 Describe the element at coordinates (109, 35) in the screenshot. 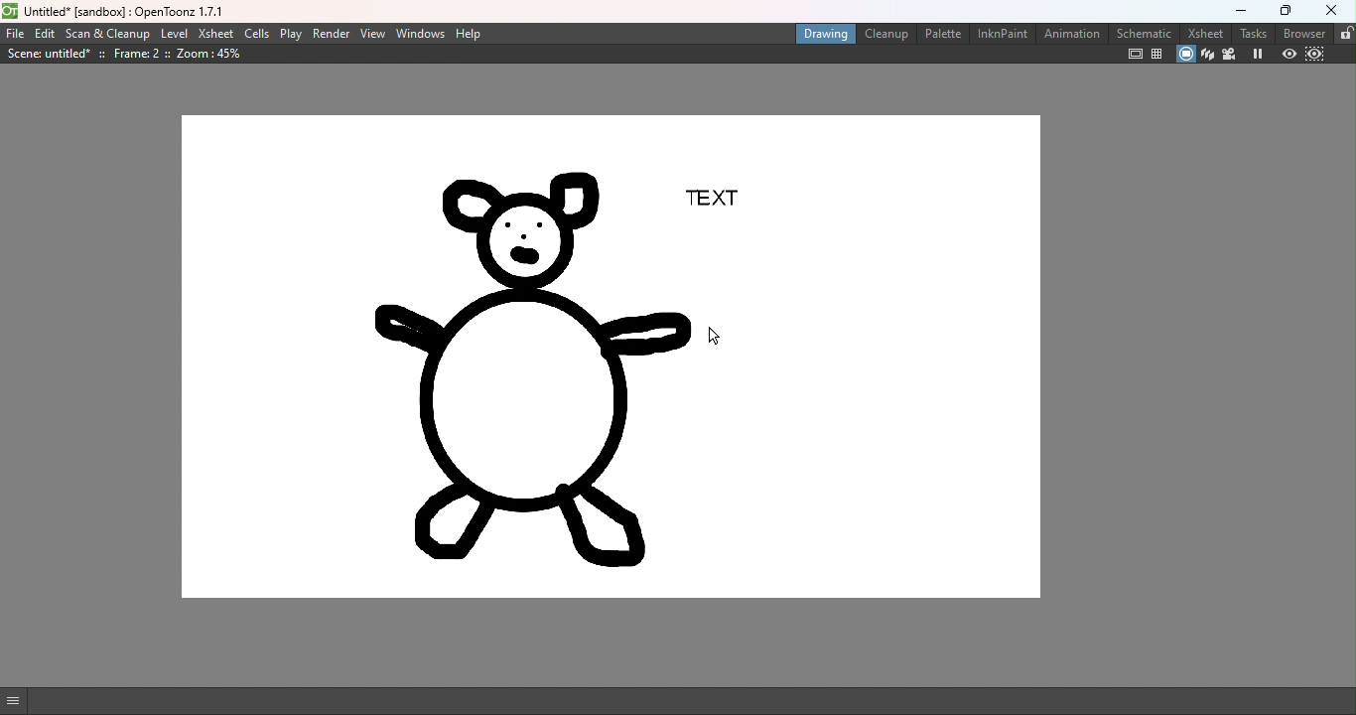

I see `Scan & Cleanup` at that location.